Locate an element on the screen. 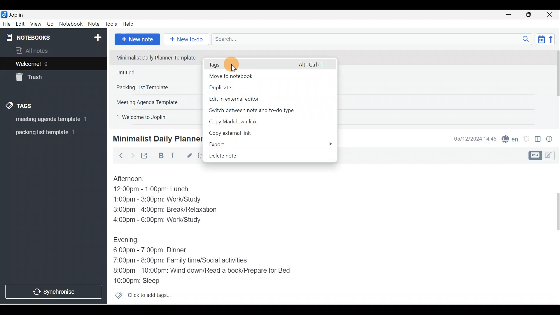 This screenshot has width=560, height=315. Note 5 is located at coordinates (155, 116).